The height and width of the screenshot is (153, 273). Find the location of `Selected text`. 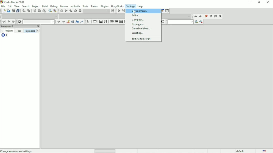

Selected text is located at coordinates (72, 22).